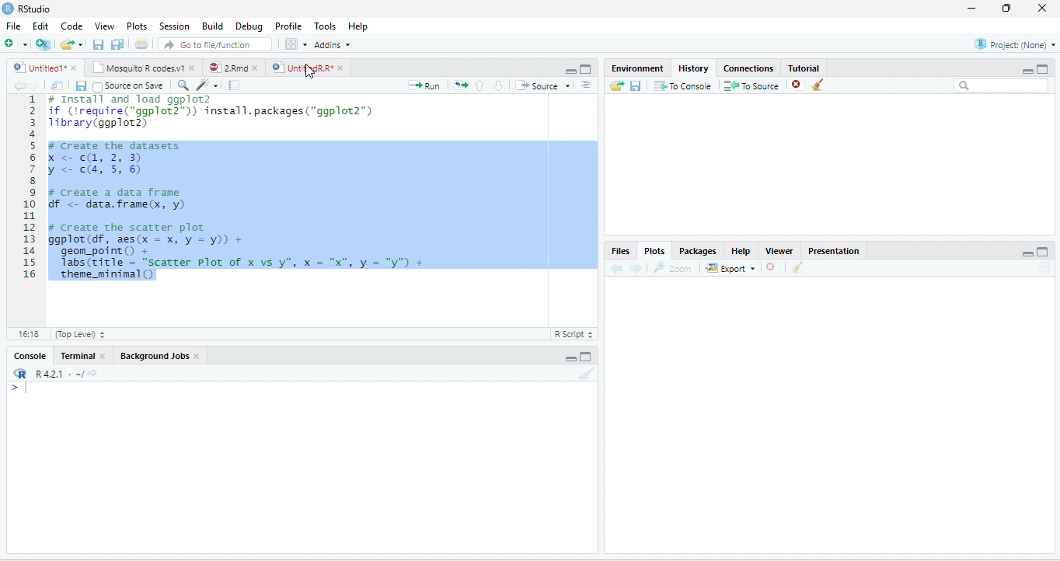  What do you see at coordinates (102, 356) in the screenshot?
I see `close` at bounding box center [102, 356].